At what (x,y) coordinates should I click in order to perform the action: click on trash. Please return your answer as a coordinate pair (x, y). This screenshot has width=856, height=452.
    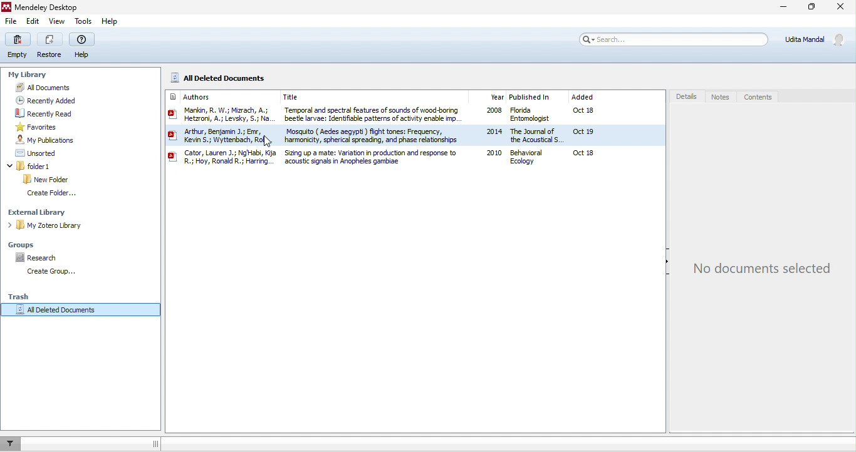
    Looking at the image, I should click on (25, 296).